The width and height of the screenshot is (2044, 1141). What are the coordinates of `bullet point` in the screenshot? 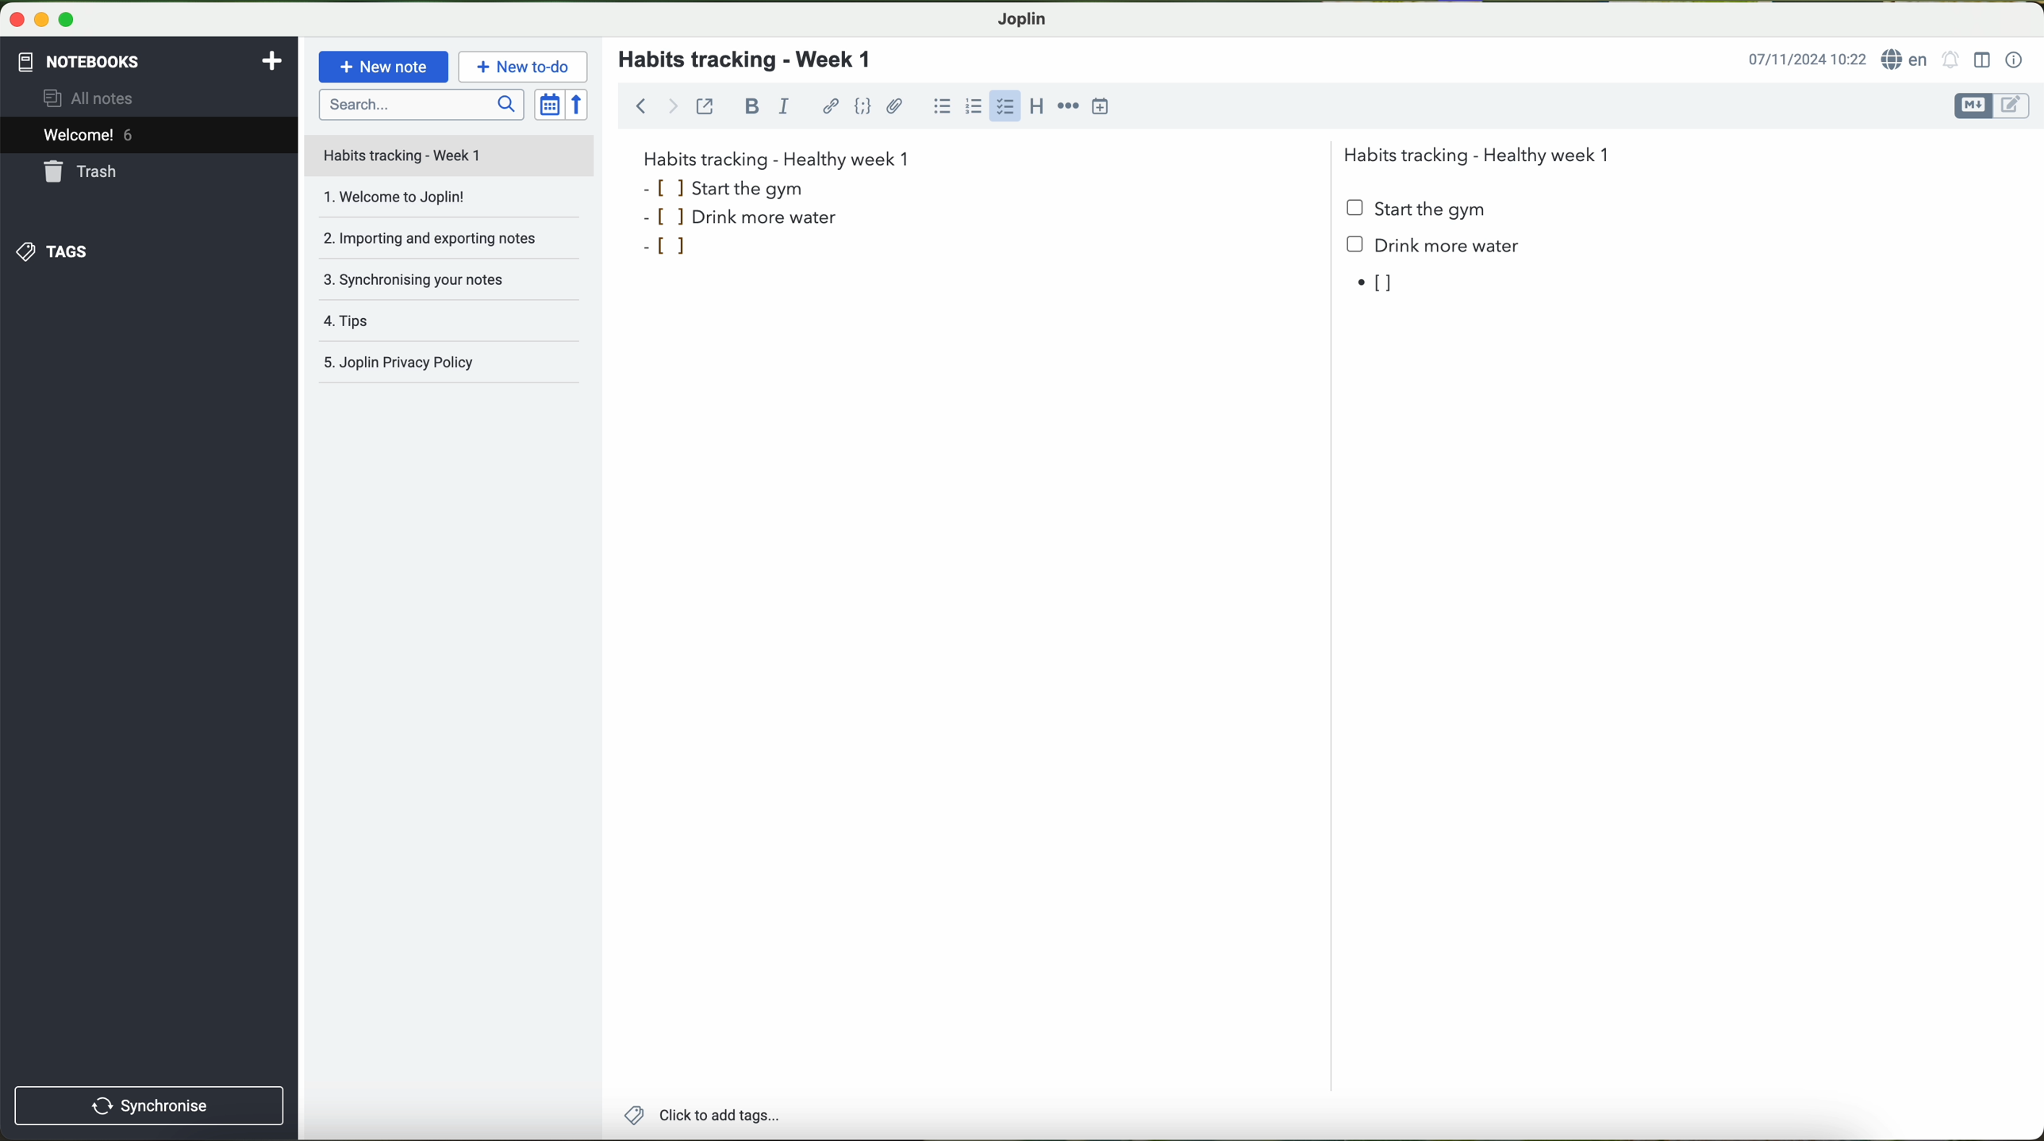 It's located at (677, 248).